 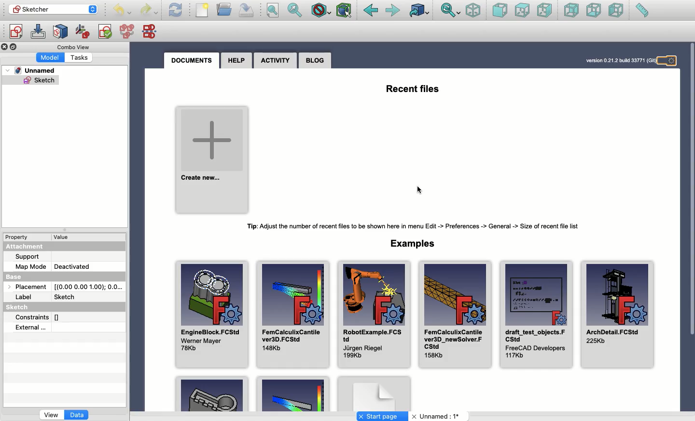 What do you see at coordinates (29, 307) in the screenshot?
I see `Sketch` at bounding box center [29, 307].